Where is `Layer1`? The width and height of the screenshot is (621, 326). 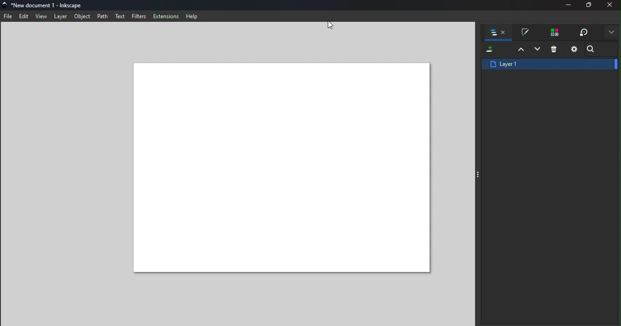
Layer1 is located at coordinates (550, 65).